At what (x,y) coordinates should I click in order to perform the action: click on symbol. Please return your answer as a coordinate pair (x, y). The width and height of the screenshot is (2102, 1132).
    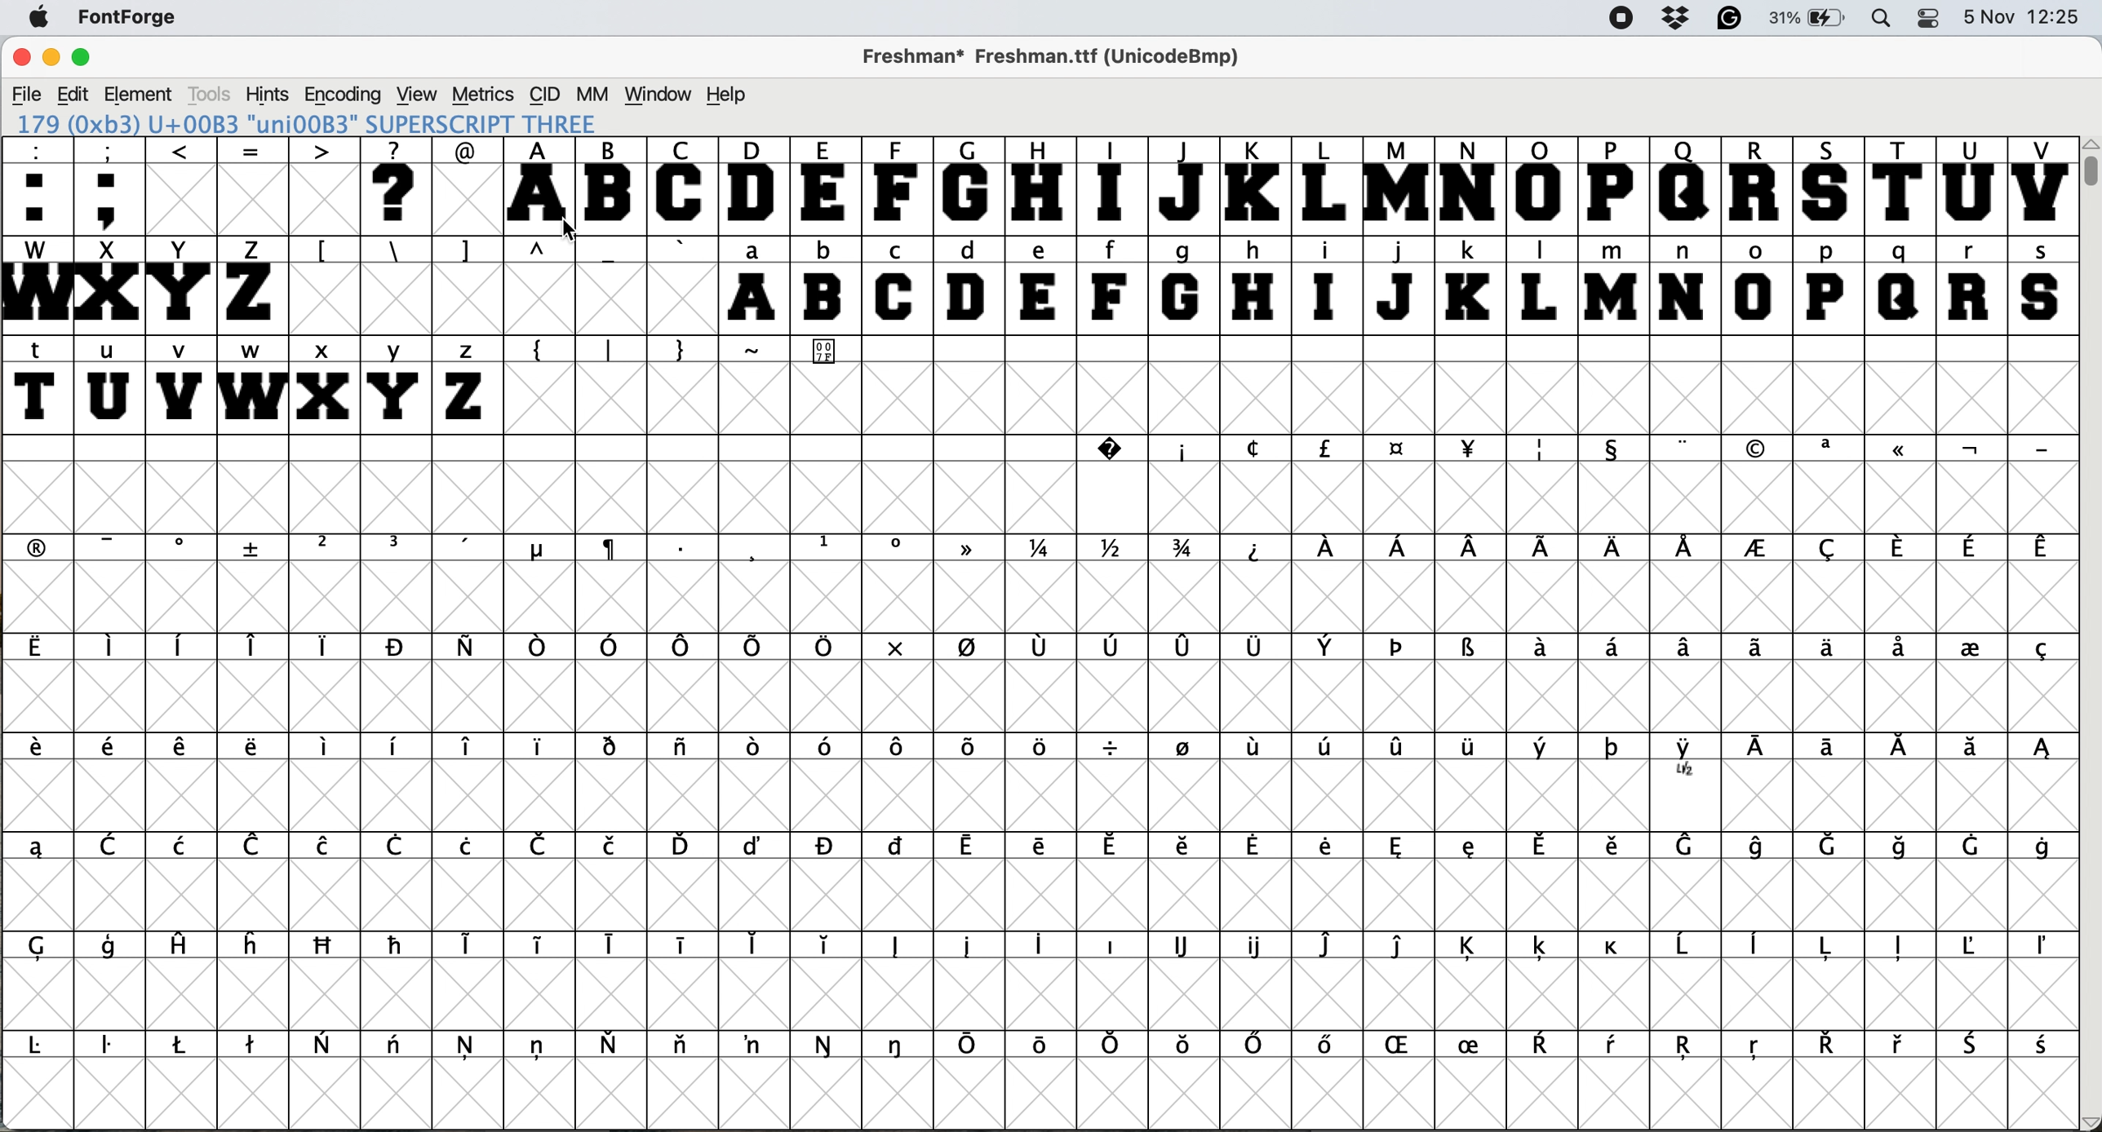
    Looking at the image, I should click on (1475, 849).